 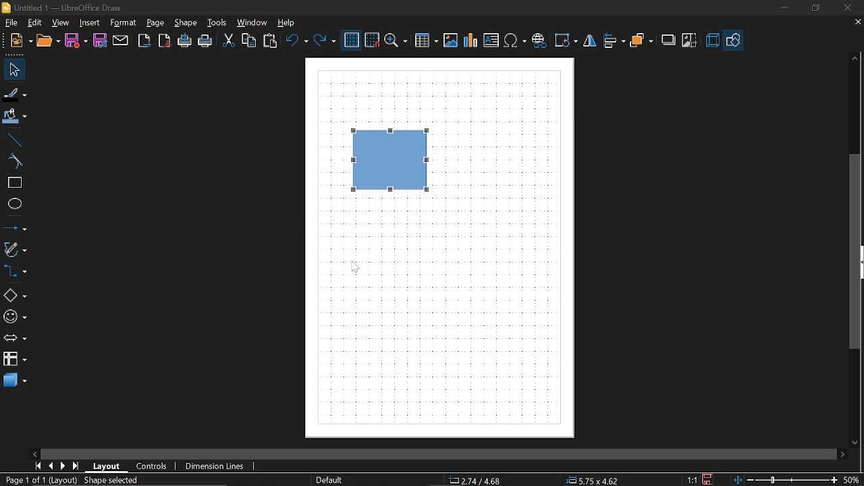 What do you see at coordinates (732, 41) in the screenshot?
I see `Basic shapes` at bounding box center [732, 41].